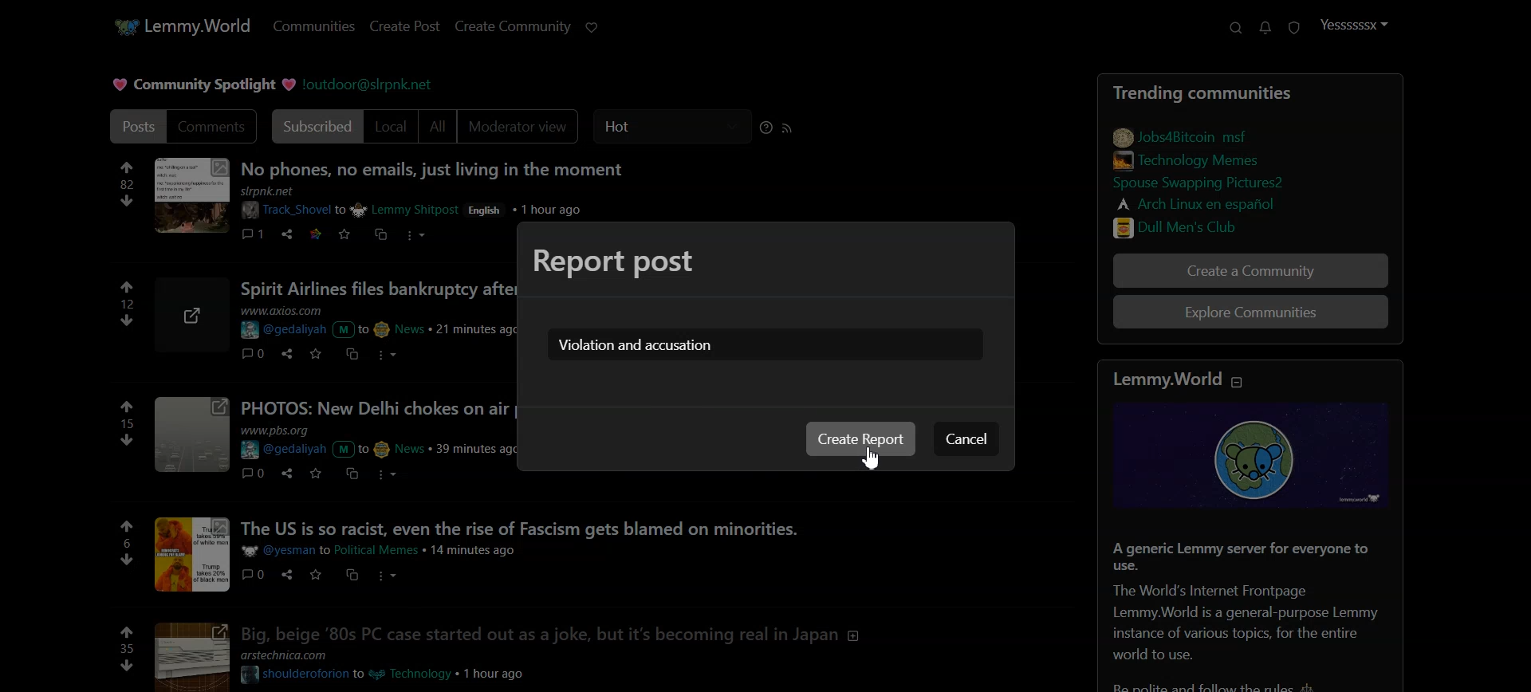 The height and width of the screenshot is (692, 1531). What do you see at coordinates (1254, 607) in the screenshot?
I see `Text` at bounding box center [1254, 607].